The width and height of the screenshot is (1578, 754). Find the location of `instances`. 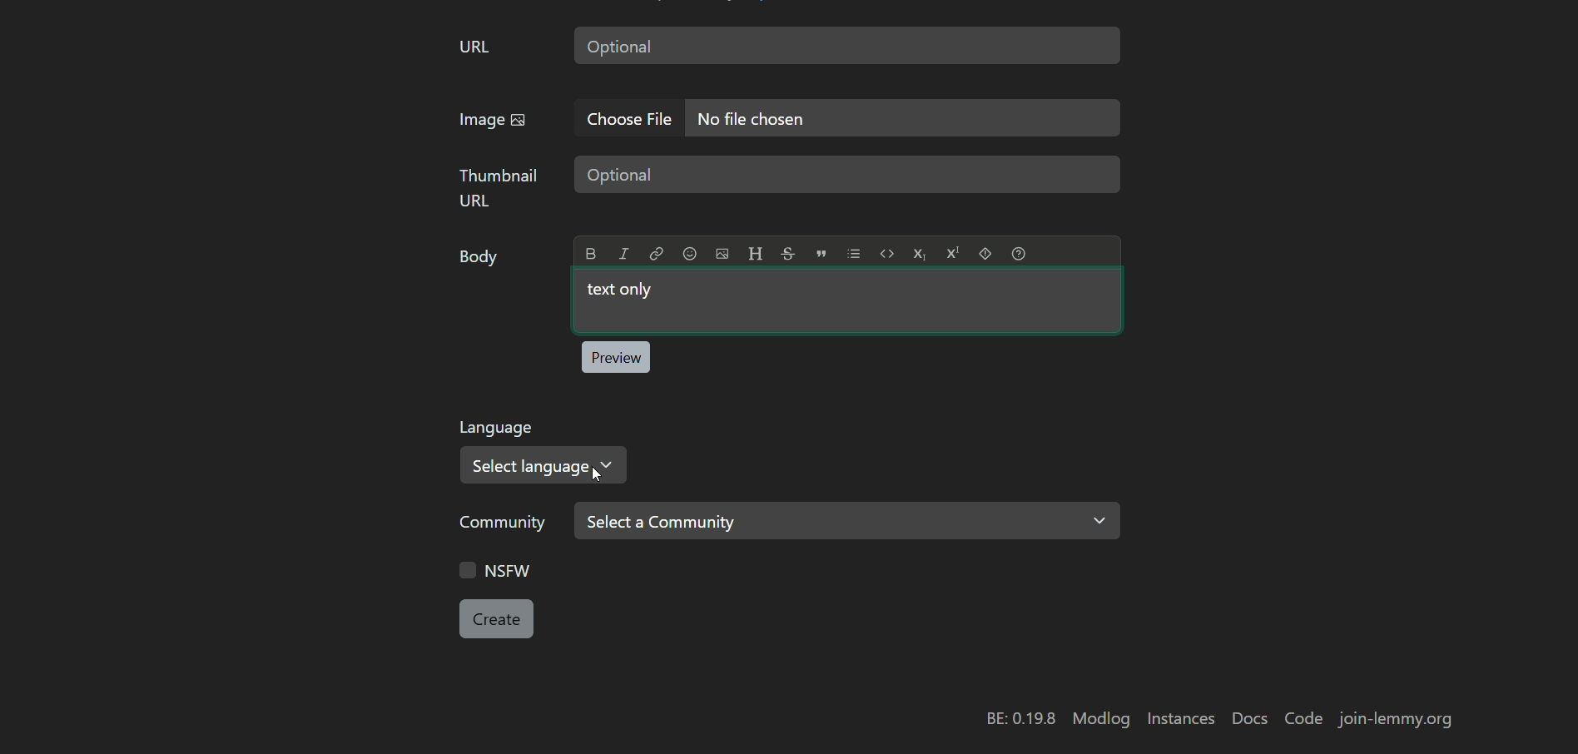

instances is located at coordinates (1179, 718).